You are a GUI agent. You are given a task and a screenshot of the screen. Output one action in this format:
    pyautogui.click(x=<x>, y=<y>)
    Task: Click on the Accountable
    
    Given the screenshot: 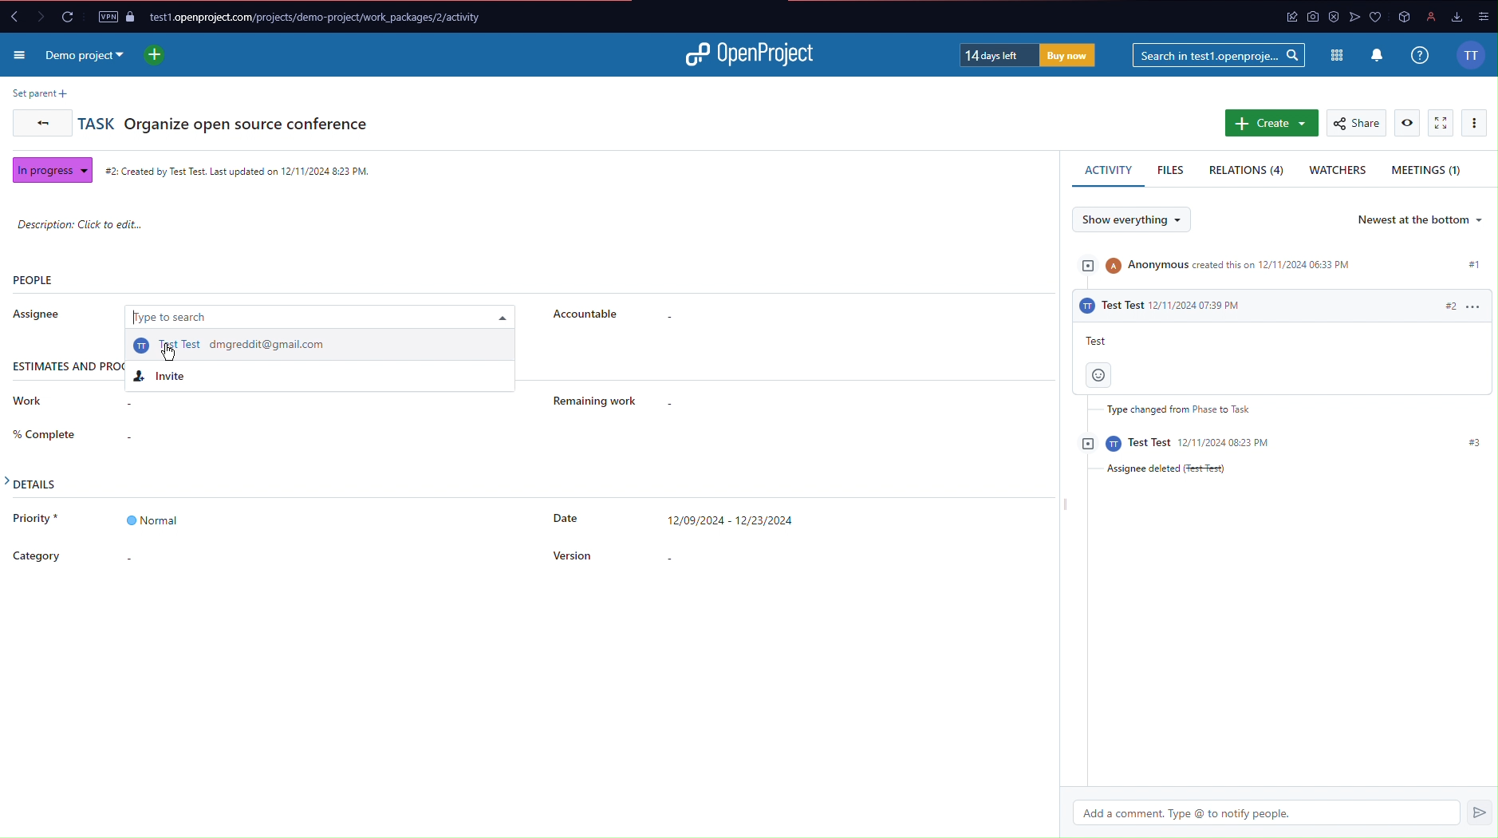 What is the action you would take?
    pyautogui.click(x=589, y=314)
    